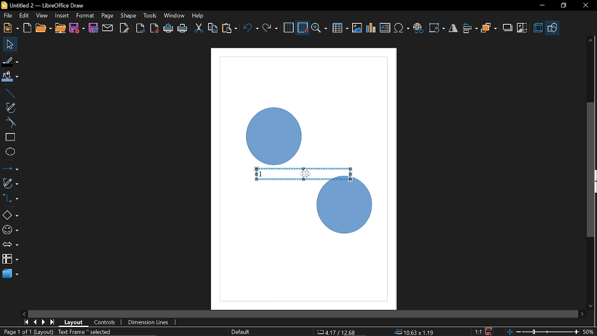  What do you see at coordinates (522, 28) in the screenshot?
I see `crop image` at bounding box center [522, 28].